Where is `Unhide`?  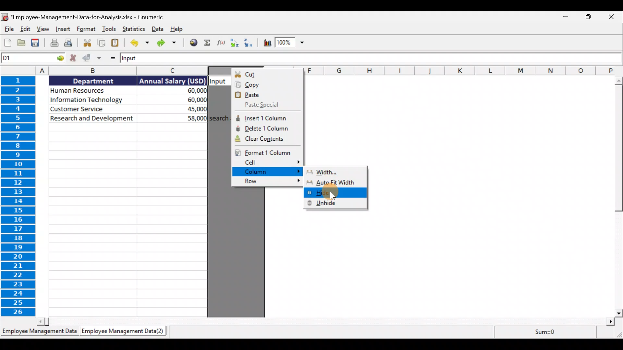
Unhide is located at coordinates (336, 204).